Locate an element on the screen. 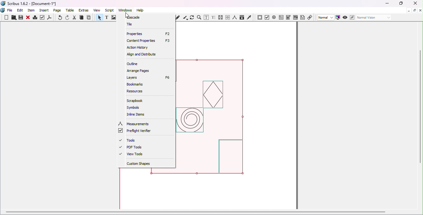 The width and height of the screenshot is (423, 215). Cursor is located at coordinates (129, 13).